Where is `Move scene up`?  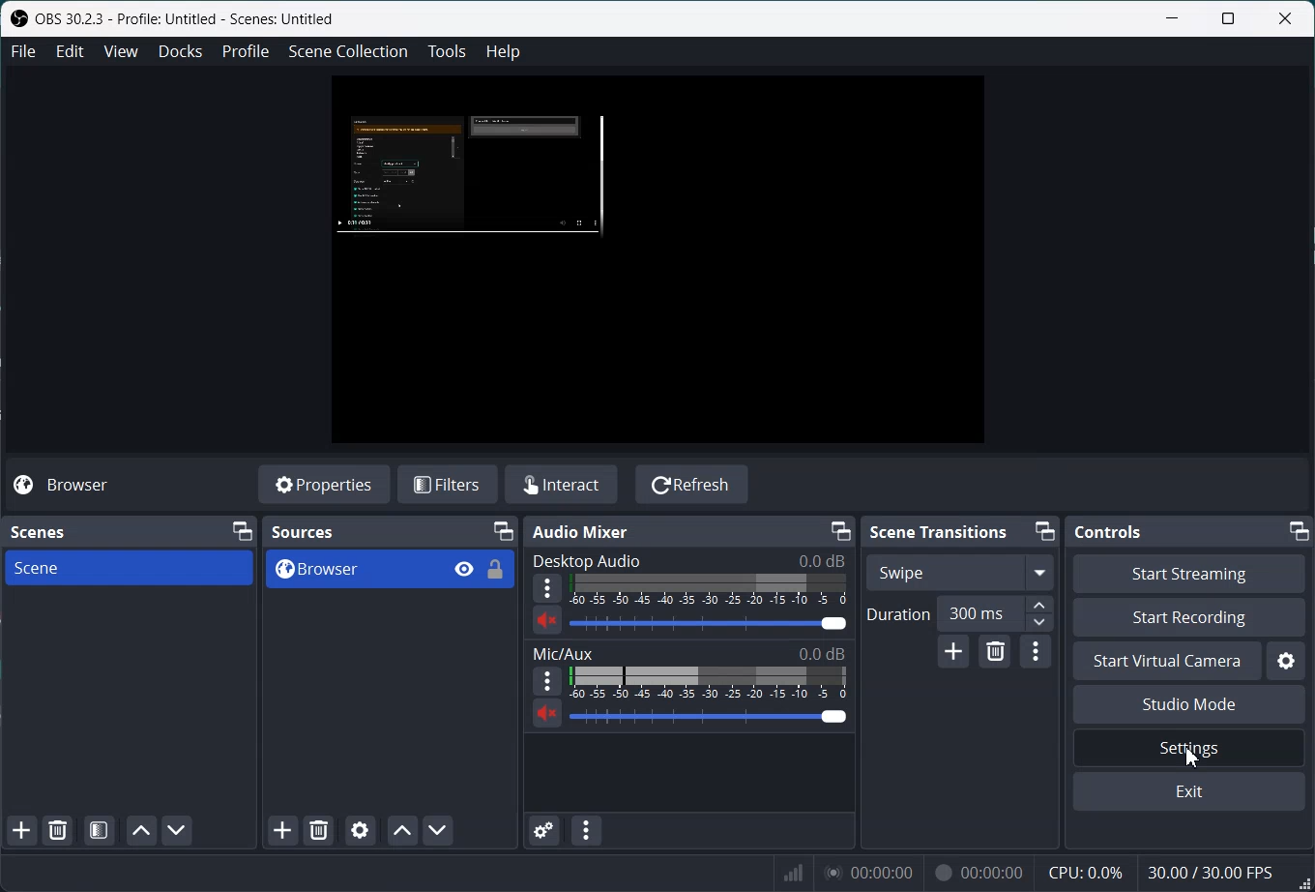 Move scene up is located at coordinates (141, 829).